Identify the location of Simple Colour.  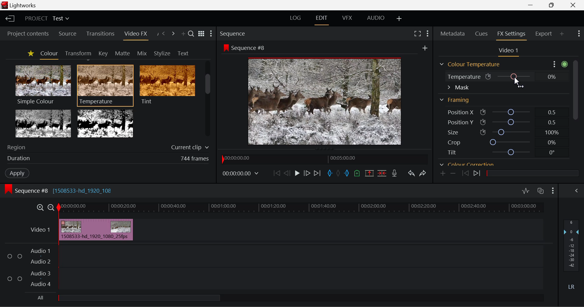
(43, 85).